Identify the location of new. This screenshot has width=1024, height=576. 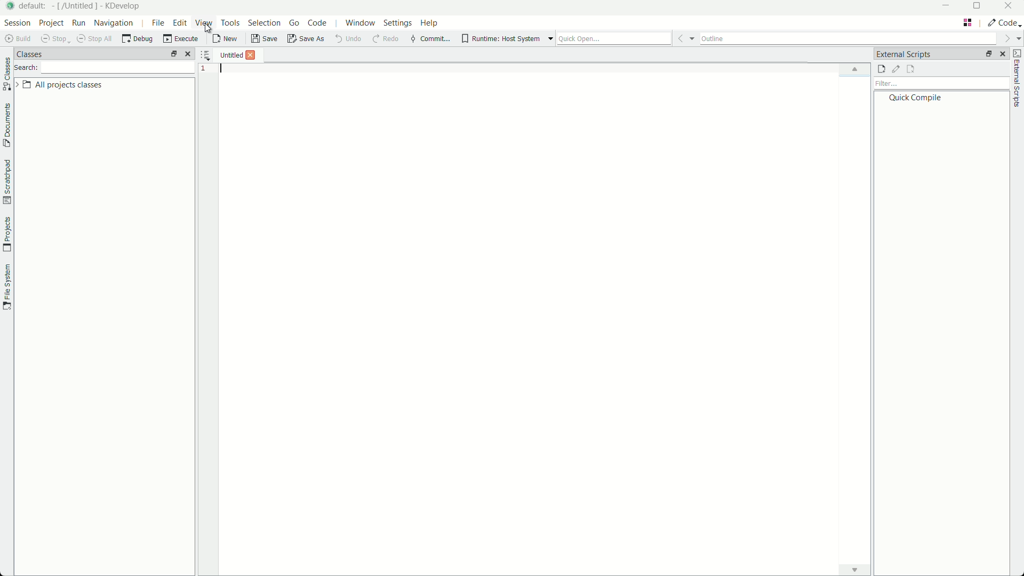
(225, 40).